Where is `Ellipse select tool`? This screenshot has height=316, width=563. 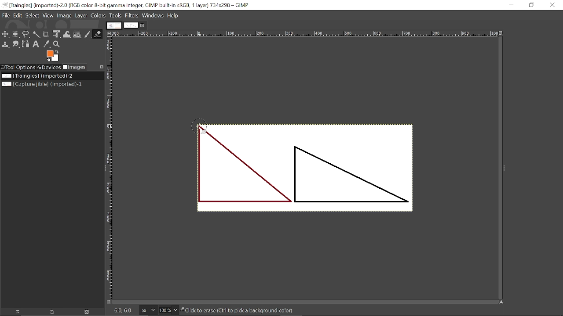
Ellipse select tool is located at coordinates (15, 34).